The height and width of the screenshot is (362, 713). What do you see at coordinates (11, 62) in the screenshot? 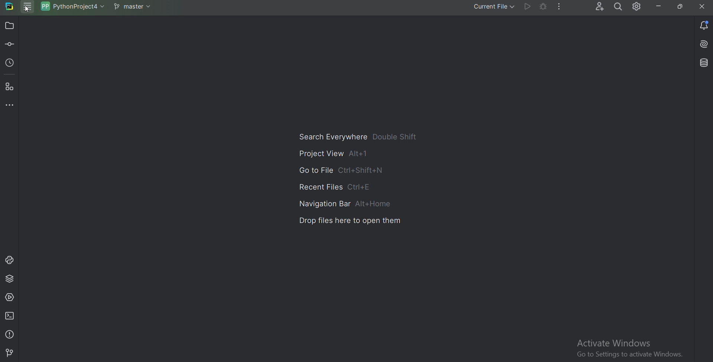
I see `Local history` at bounding box center [11, 62].